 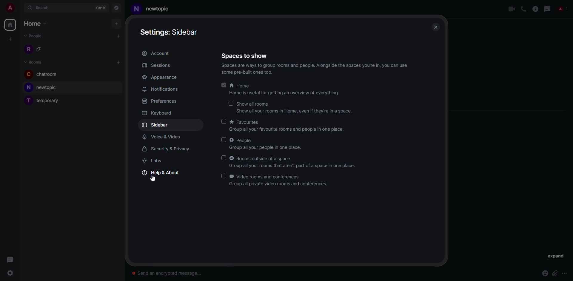 What do you see at coordinates (242, 140) in the screenshot?
I see `people` at bounding box center [242, 140].